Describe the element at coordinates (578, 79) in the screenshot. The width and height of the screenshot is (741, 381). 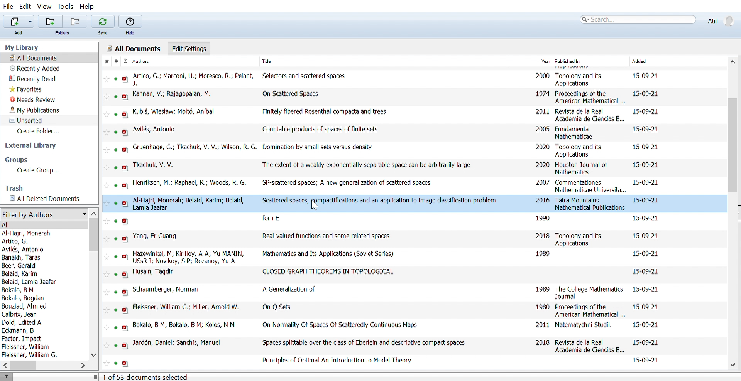
I see `Topology and its Applications` at that location.